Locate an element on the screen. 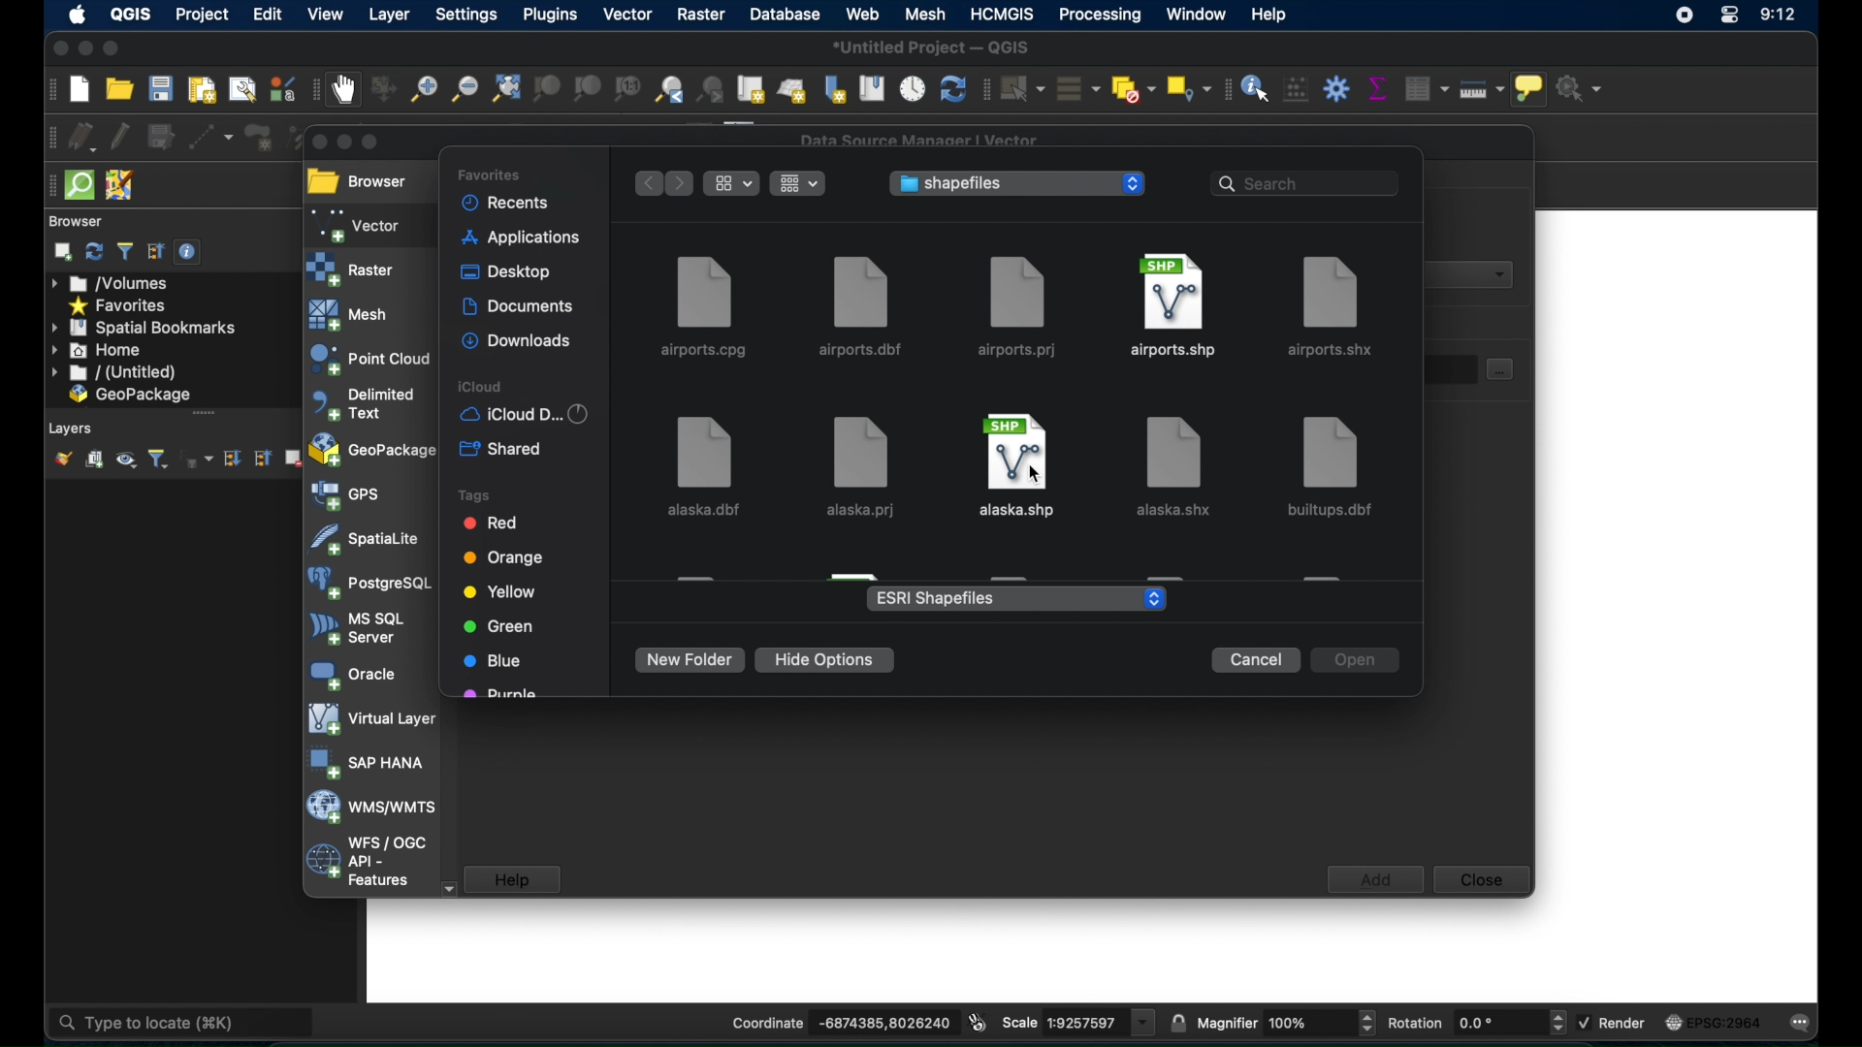 This screenshot has height=1047, width=1862. virtual layer is located at coordinates (369, 720).